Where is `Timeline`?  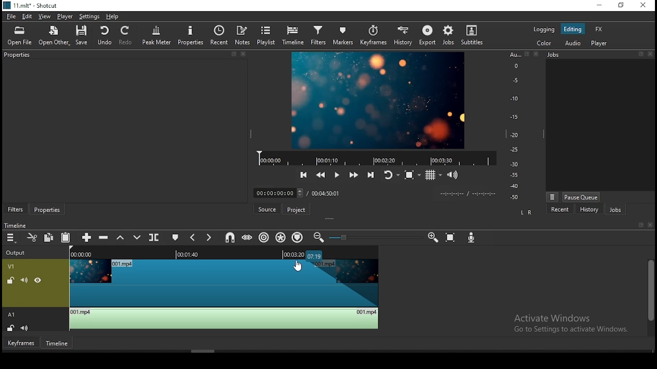
Timeline is located at coordinates (16, 224).